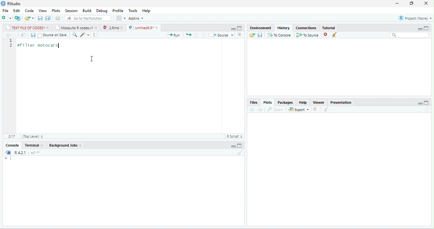 The image size is (434, 229). Describe the element at coordinates (122, 28) in the screenshot. I see `close` at that location.